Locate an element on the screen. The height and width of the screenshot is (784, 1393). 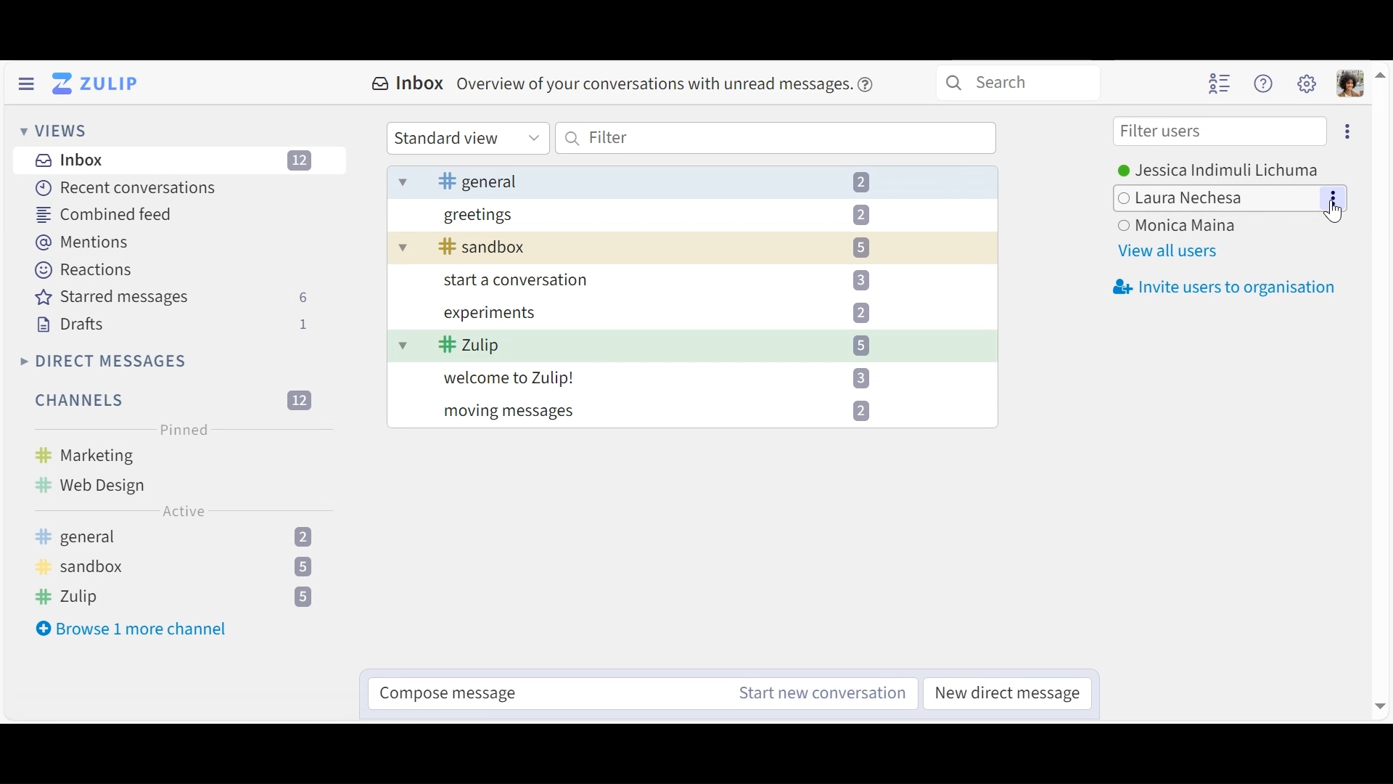
moving messages is located at coordinates (662, 412).